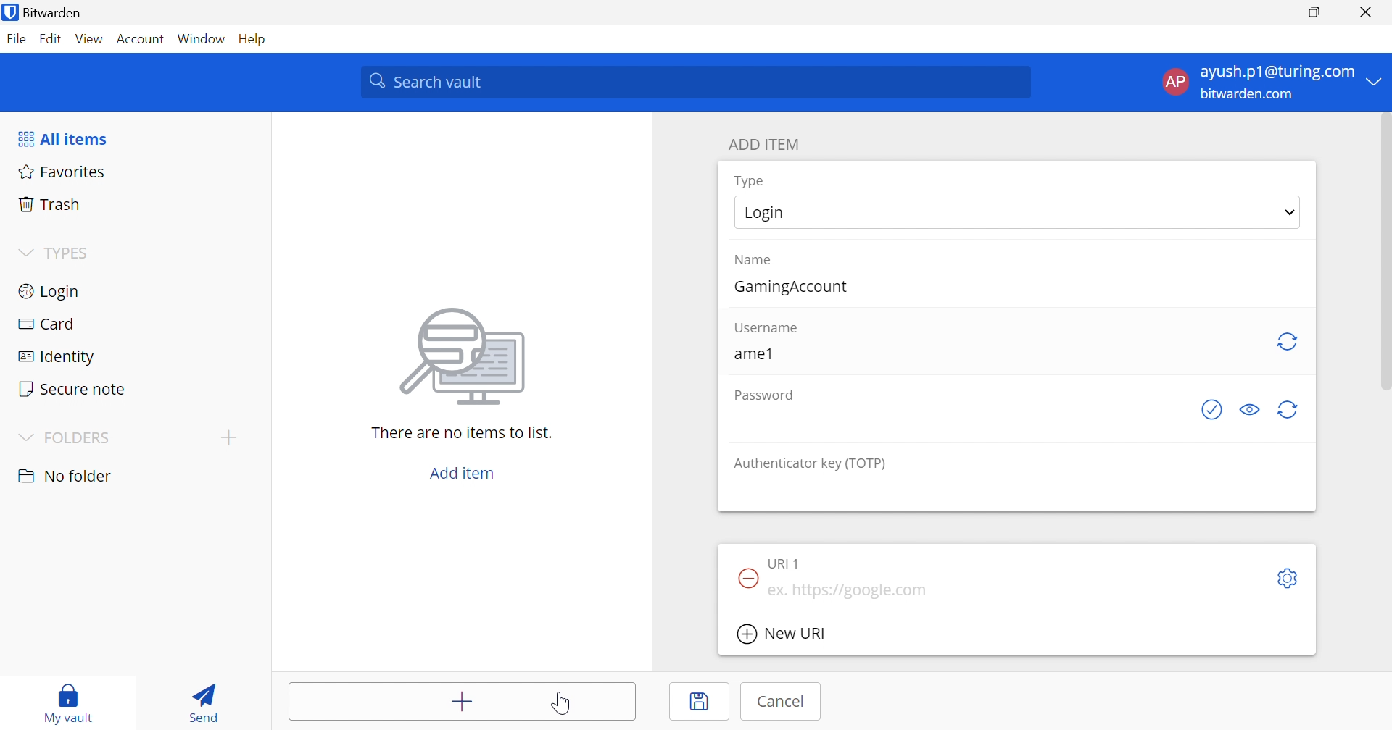  I want to click on FOLDERS, so click(80, 438).